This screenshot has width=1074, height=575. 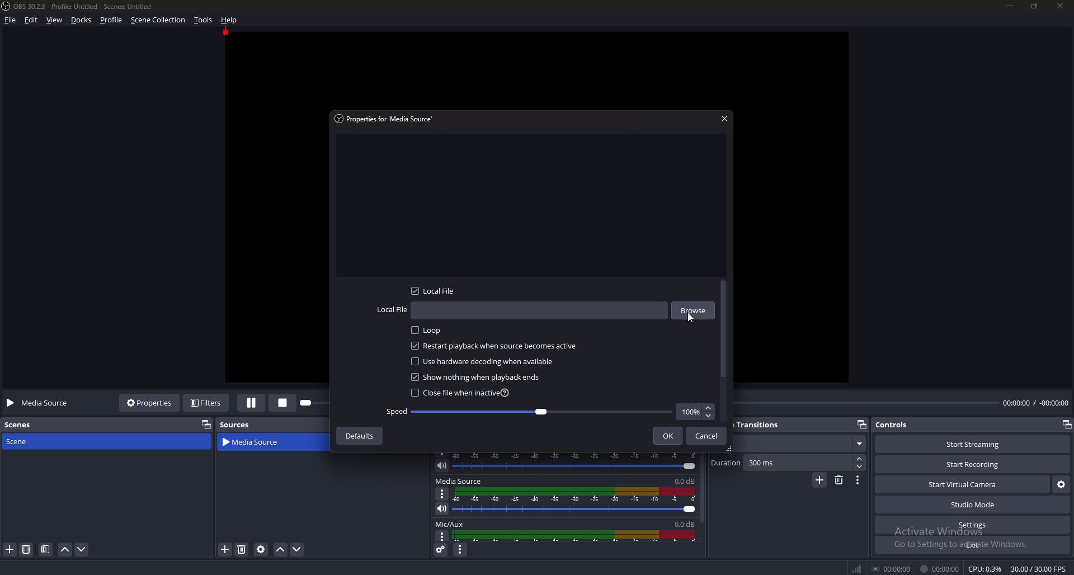 What do you see at coordinates (1036, 402) in the screenshot?
I see `00:00:00 / -00:00:00` at bounding box center [1036, 402].